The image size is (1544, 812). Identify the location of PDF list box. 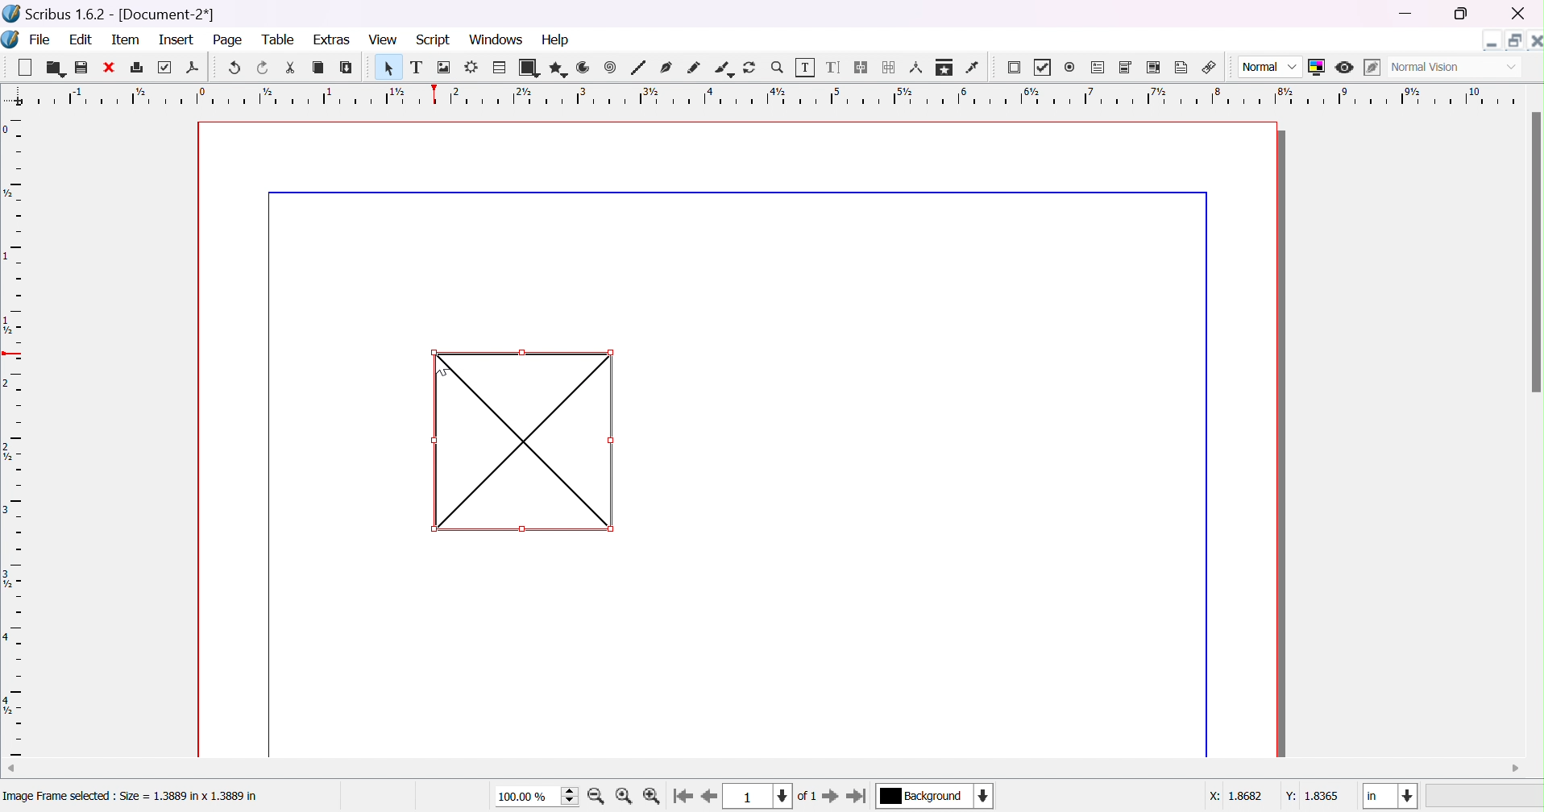
(1152, 66).